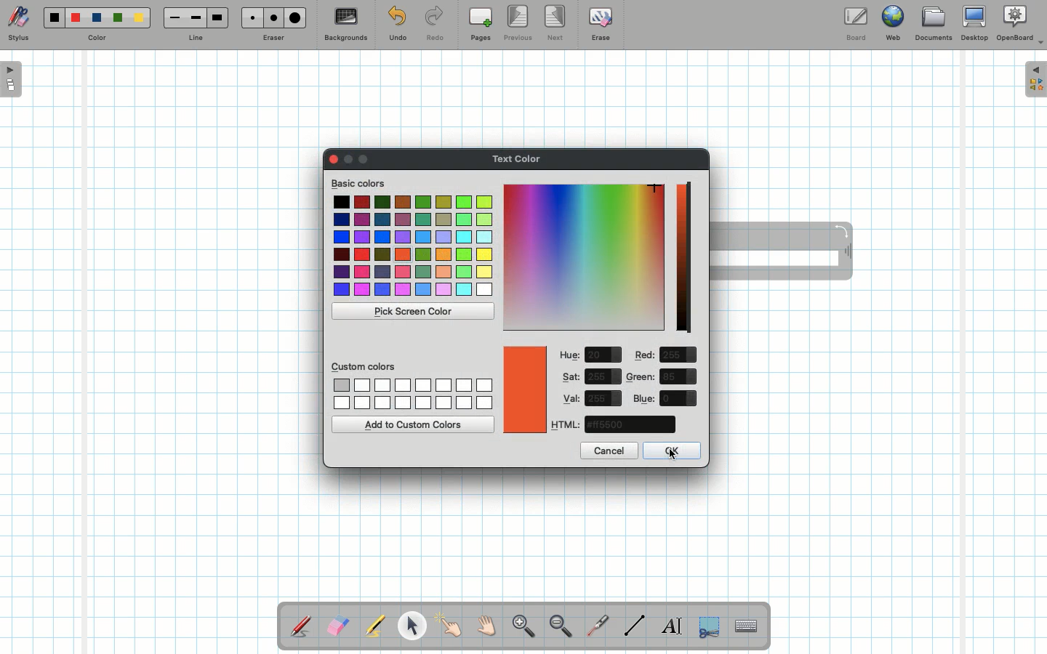  Describe the element at coordinates (413, 247) in the screenshot. I see `Colors` at that location.